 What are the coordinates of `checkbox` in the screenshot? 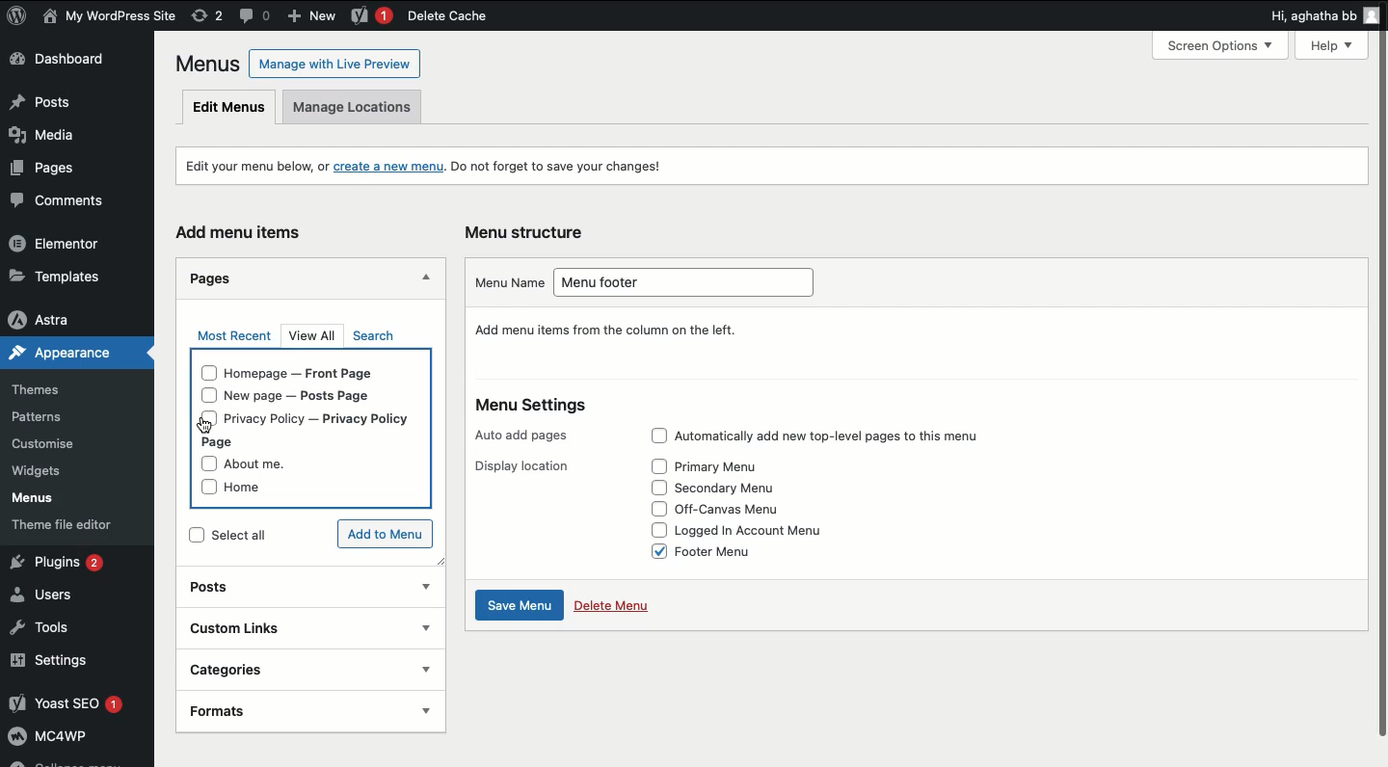 It's located at (206, 463).